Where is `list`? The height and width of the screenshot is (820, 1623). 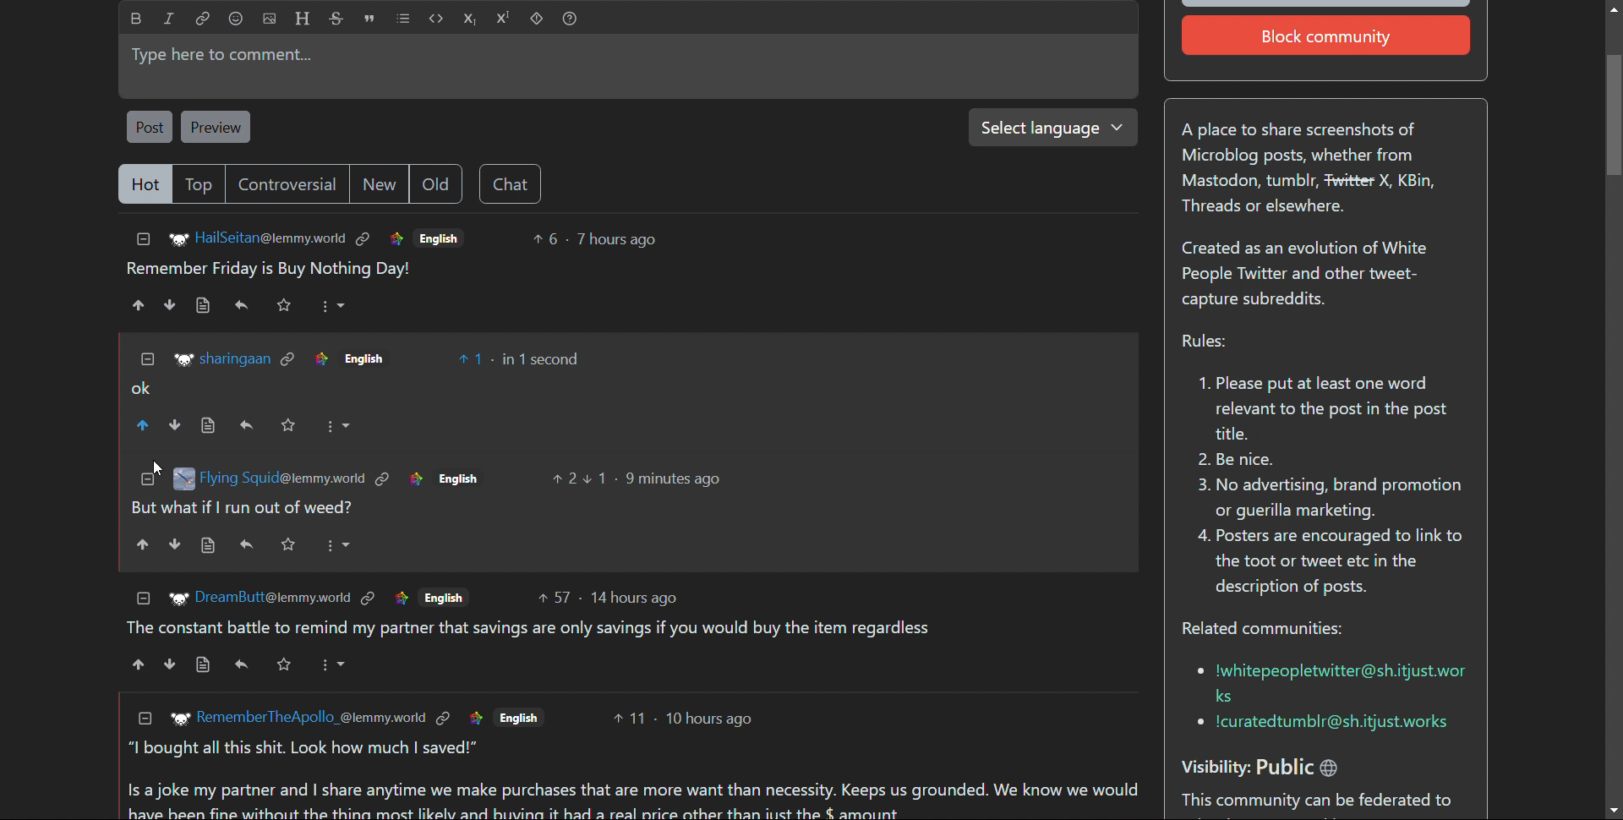
list is located at coordinates (403, 19).